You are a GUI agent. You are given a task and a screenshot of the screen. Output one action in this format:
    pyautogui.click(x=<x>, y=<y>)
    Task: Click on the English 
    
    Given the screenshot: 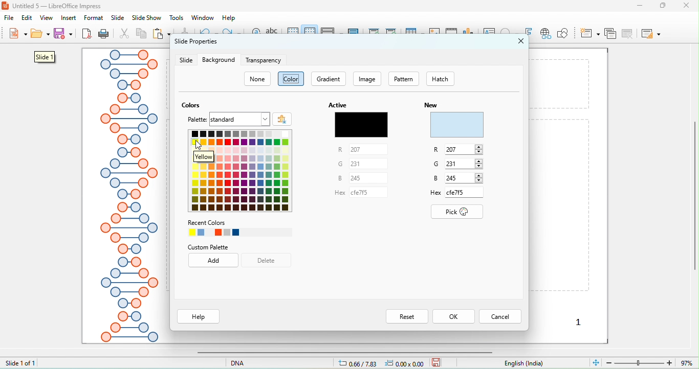 What is the action you would take?
    pyautogui.click(x=530, y=363)
    